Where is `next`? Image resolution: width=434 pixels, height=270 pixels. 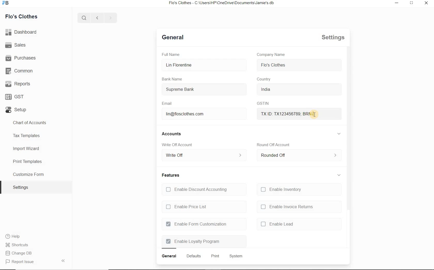
next is located at coordinates (110, 18).